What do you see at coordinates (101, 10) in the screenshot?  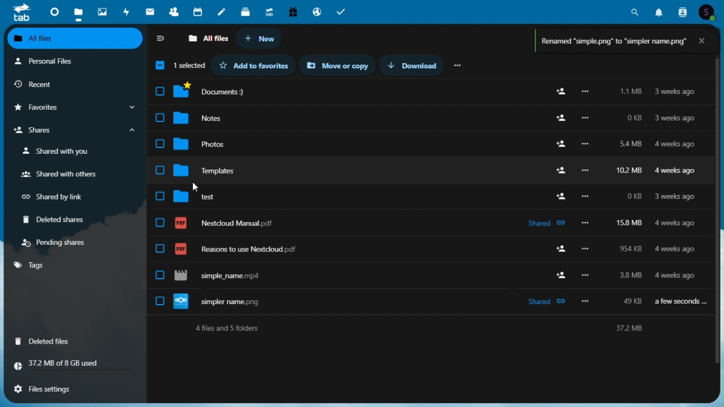 I see `photos` at bounding box center [101, 10].